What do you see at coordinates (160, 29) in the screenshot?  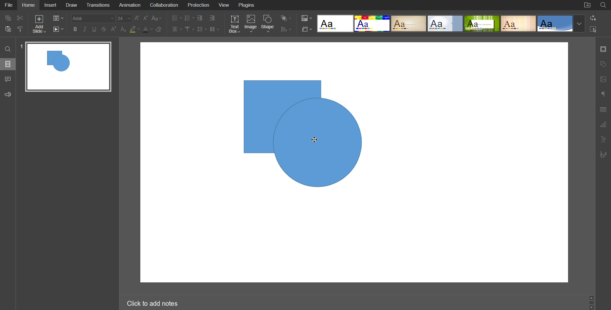 I see `Erase` at bounding box center [160, 29].